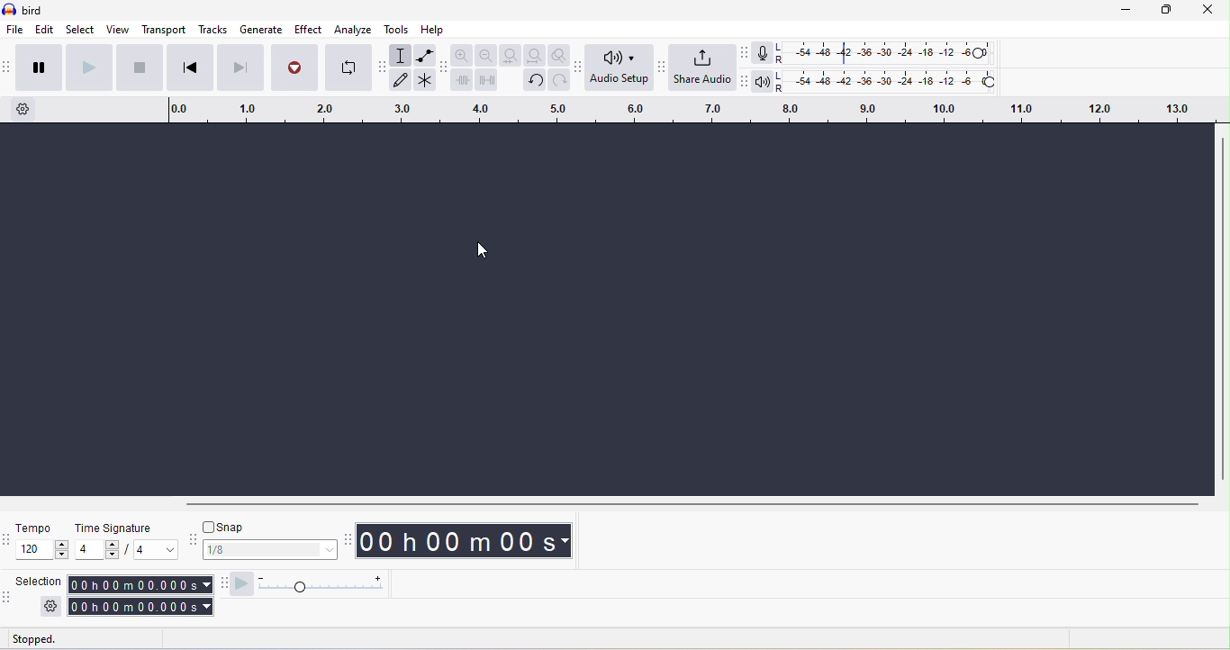 Image resolution: width=1230 pixels, height=650 pixels. I want to click on tools, so click(394, 31).